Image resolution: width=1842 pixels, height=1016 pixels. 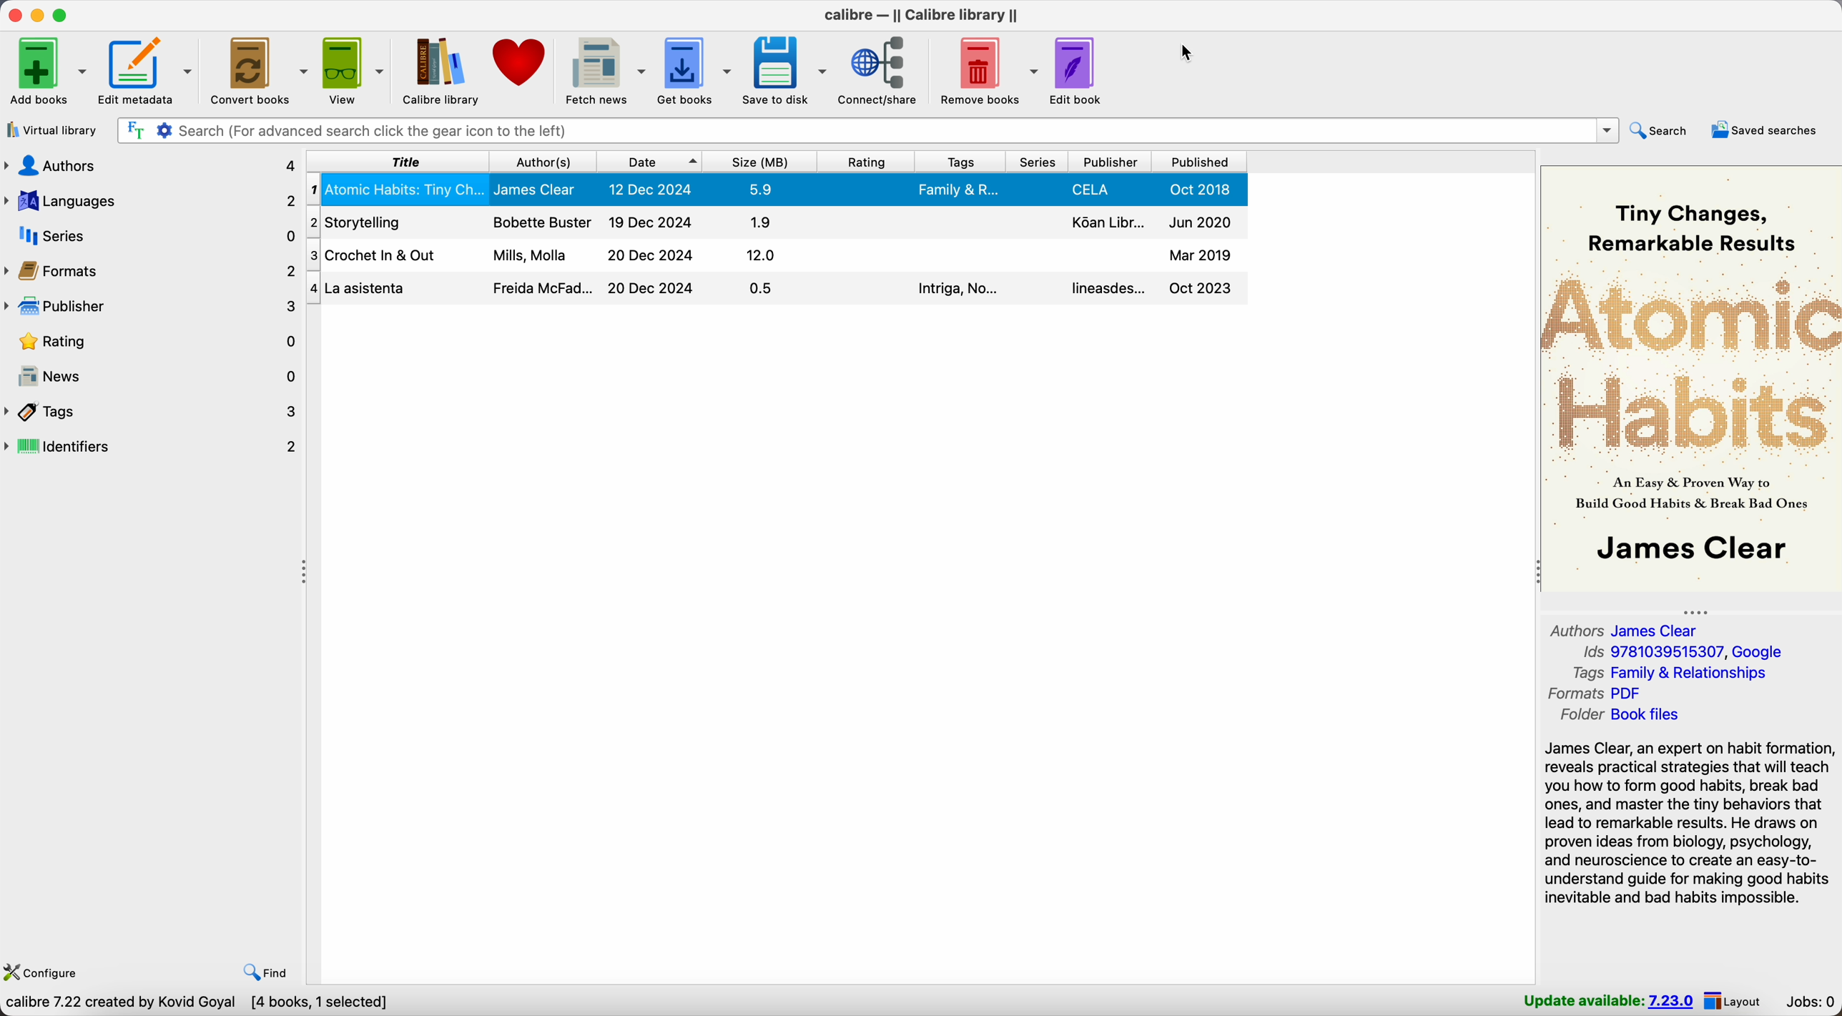 What do you see at coordinates (987, 71) in the screenshot?
I see `remove books` at bounding box center [987, 71].